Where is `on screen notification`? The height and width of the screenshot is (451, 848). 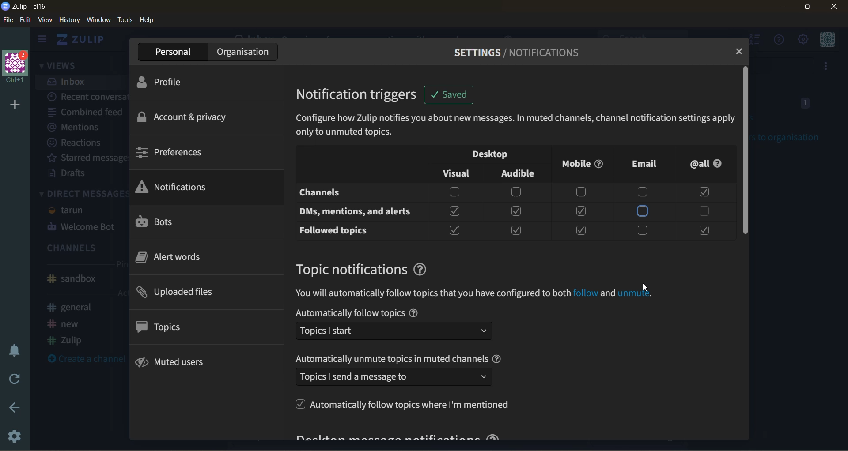 on screen notification is located at coordinates (447, 96).